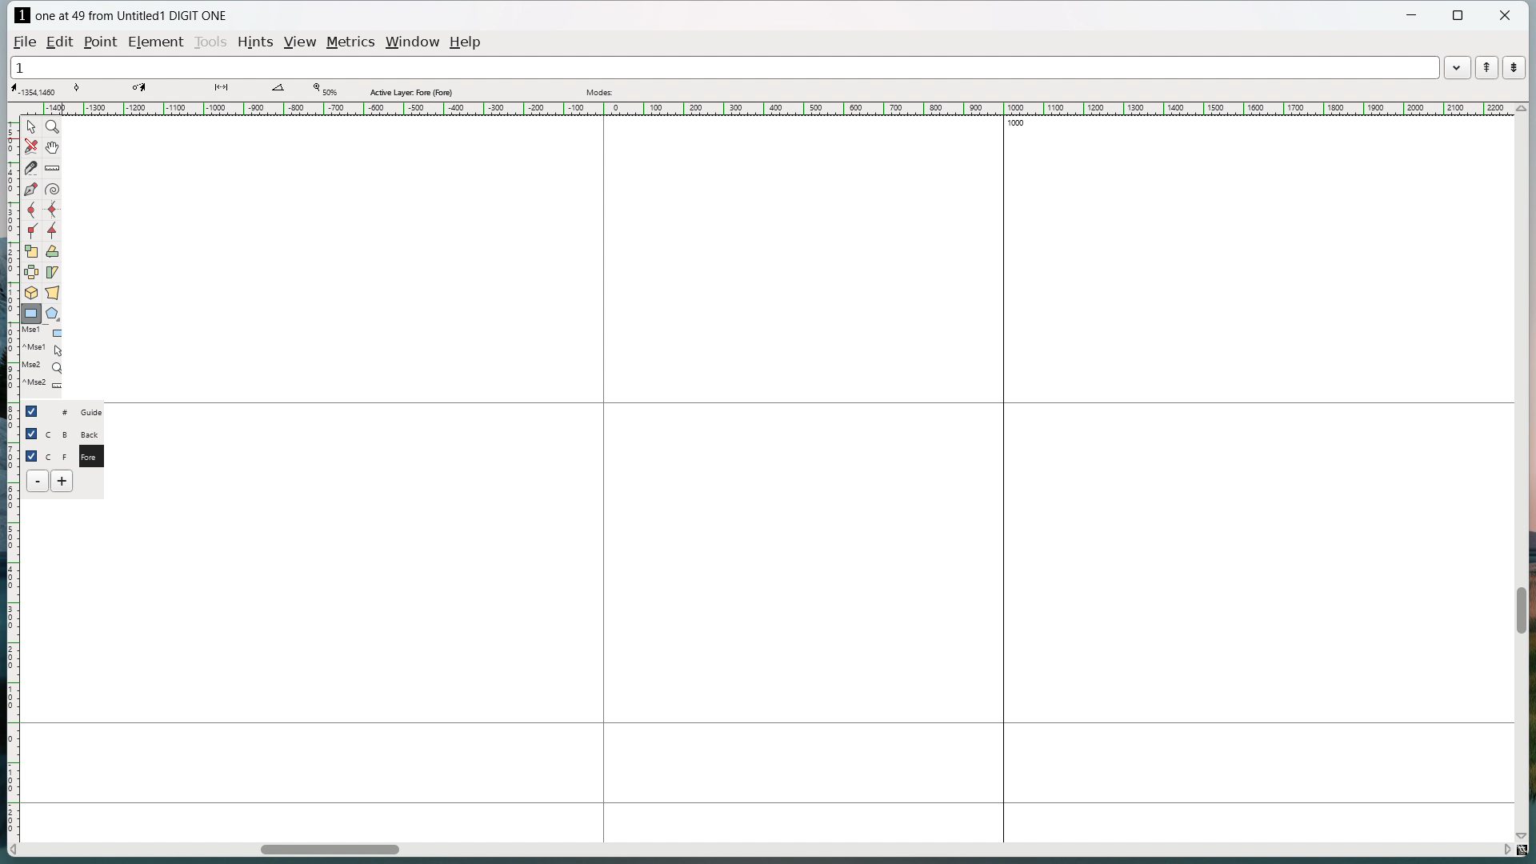  Describe the element at coordinates (76, 455) in the screenshot. I see `C F Fore` at that location.